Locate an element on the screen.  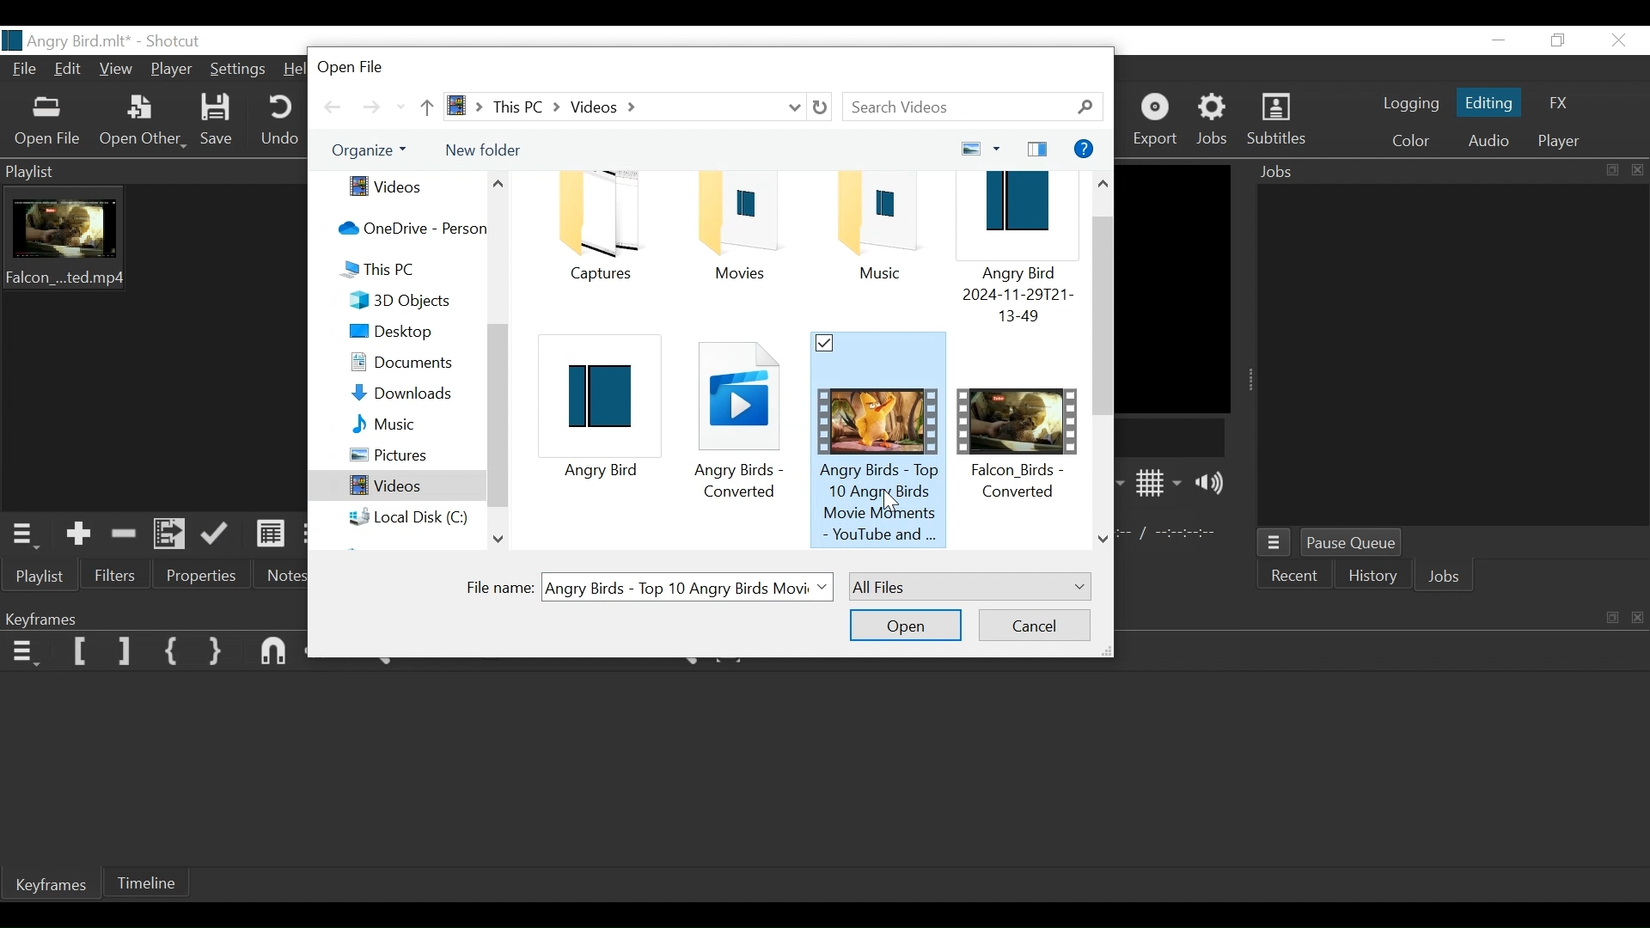
OneDrive is located at coordinates (406, 228).